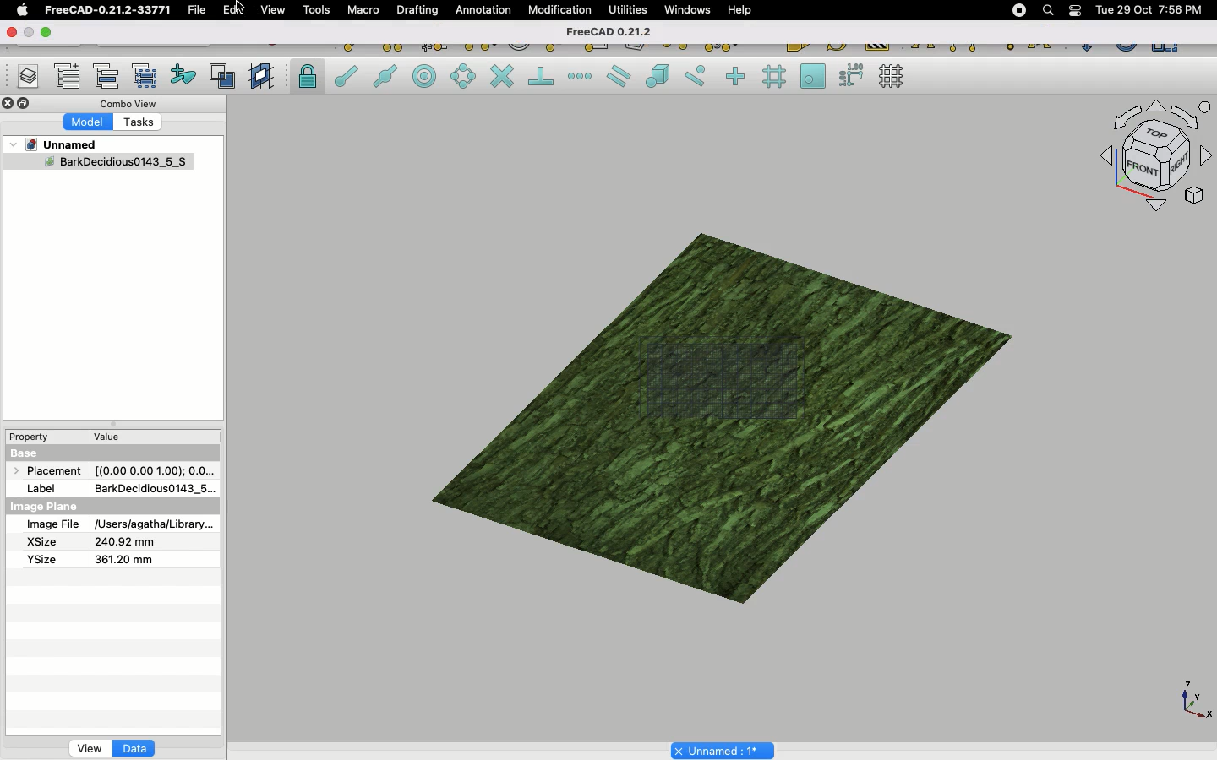  Describe the element at coordinates (1149, 8) in the screenshot. I see `Date/time` at that location.